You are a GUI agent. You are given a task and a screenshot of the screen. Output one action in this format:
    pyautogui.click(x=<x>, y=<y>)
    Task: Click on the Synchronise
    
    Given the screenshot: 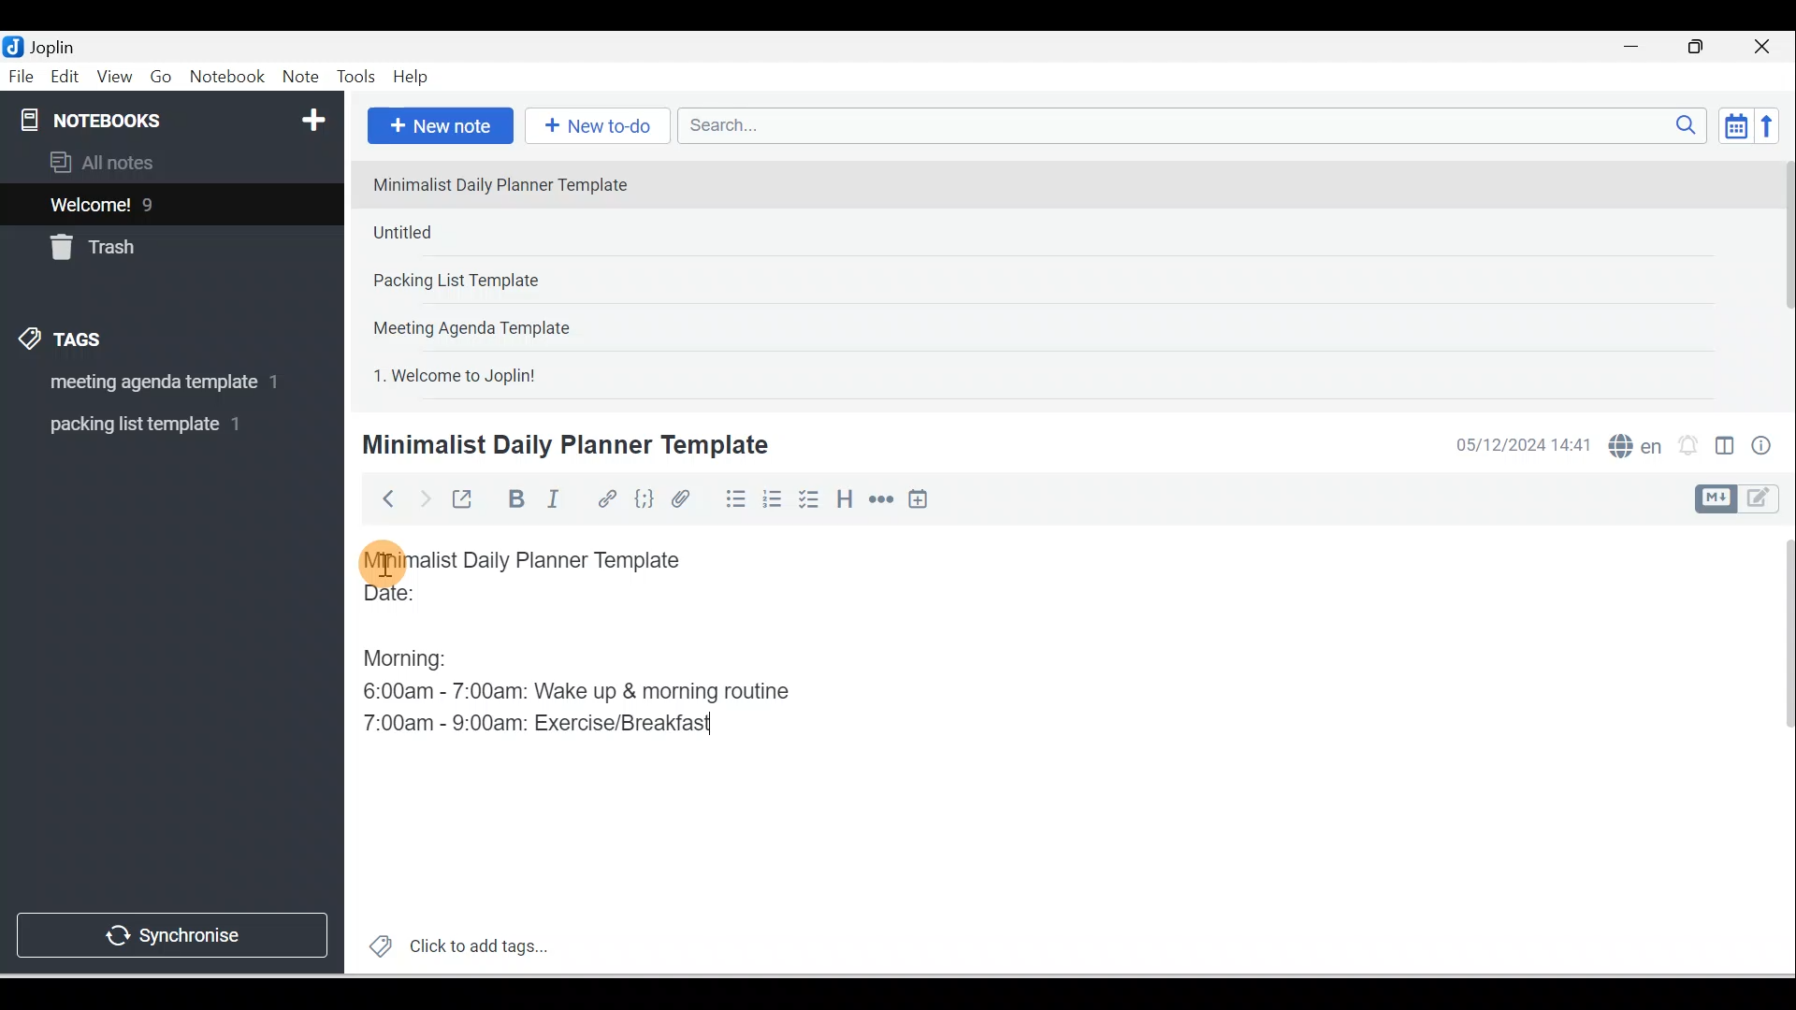 What is the action you would take?
    pyautogui.click(x=170, y=931)
    